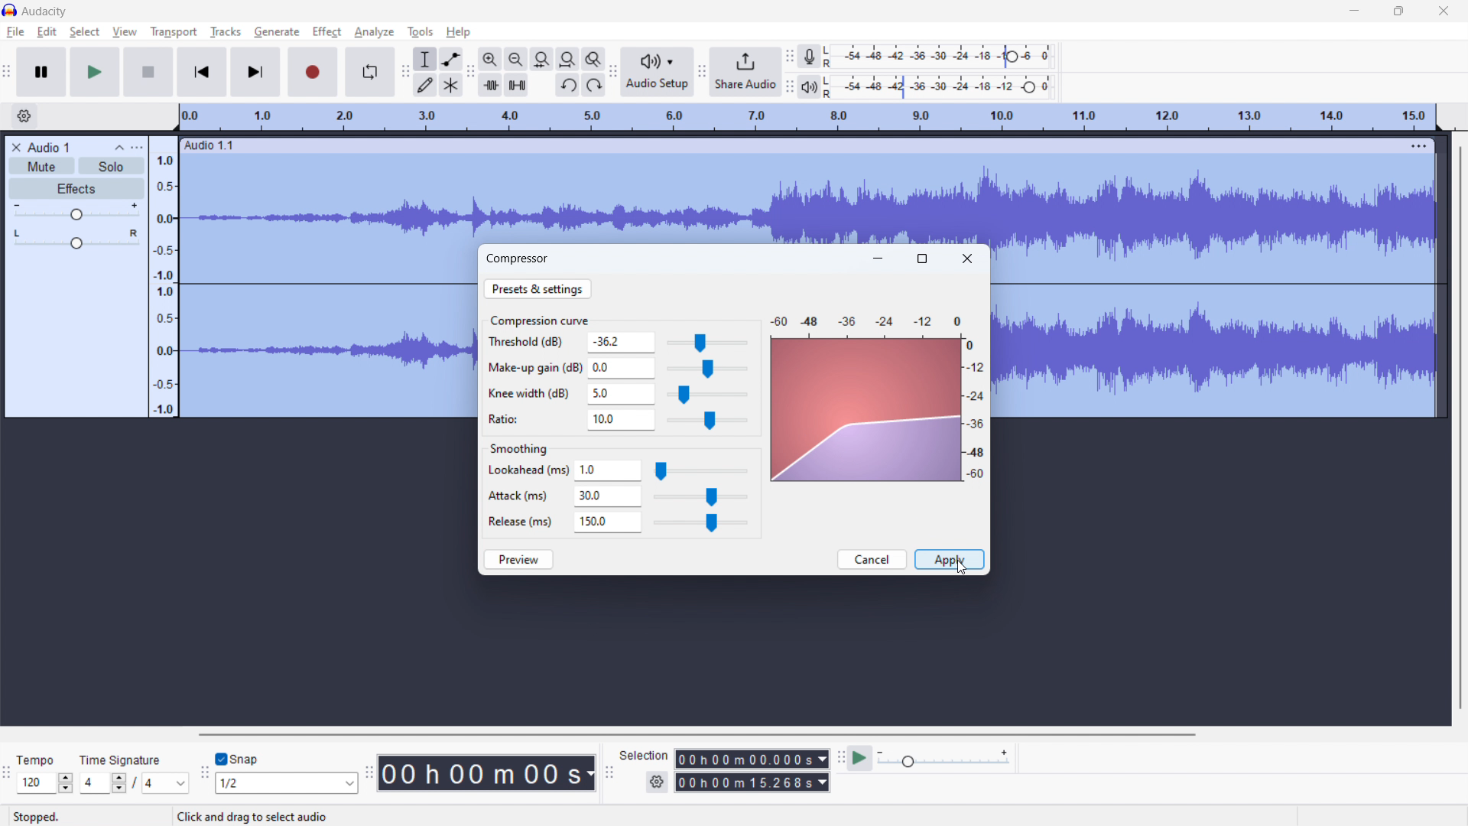 This screenshot has width=1468, height=826. Describe the element at coordinates (879, 258) in the screenshot. I see `minimize` at that location.